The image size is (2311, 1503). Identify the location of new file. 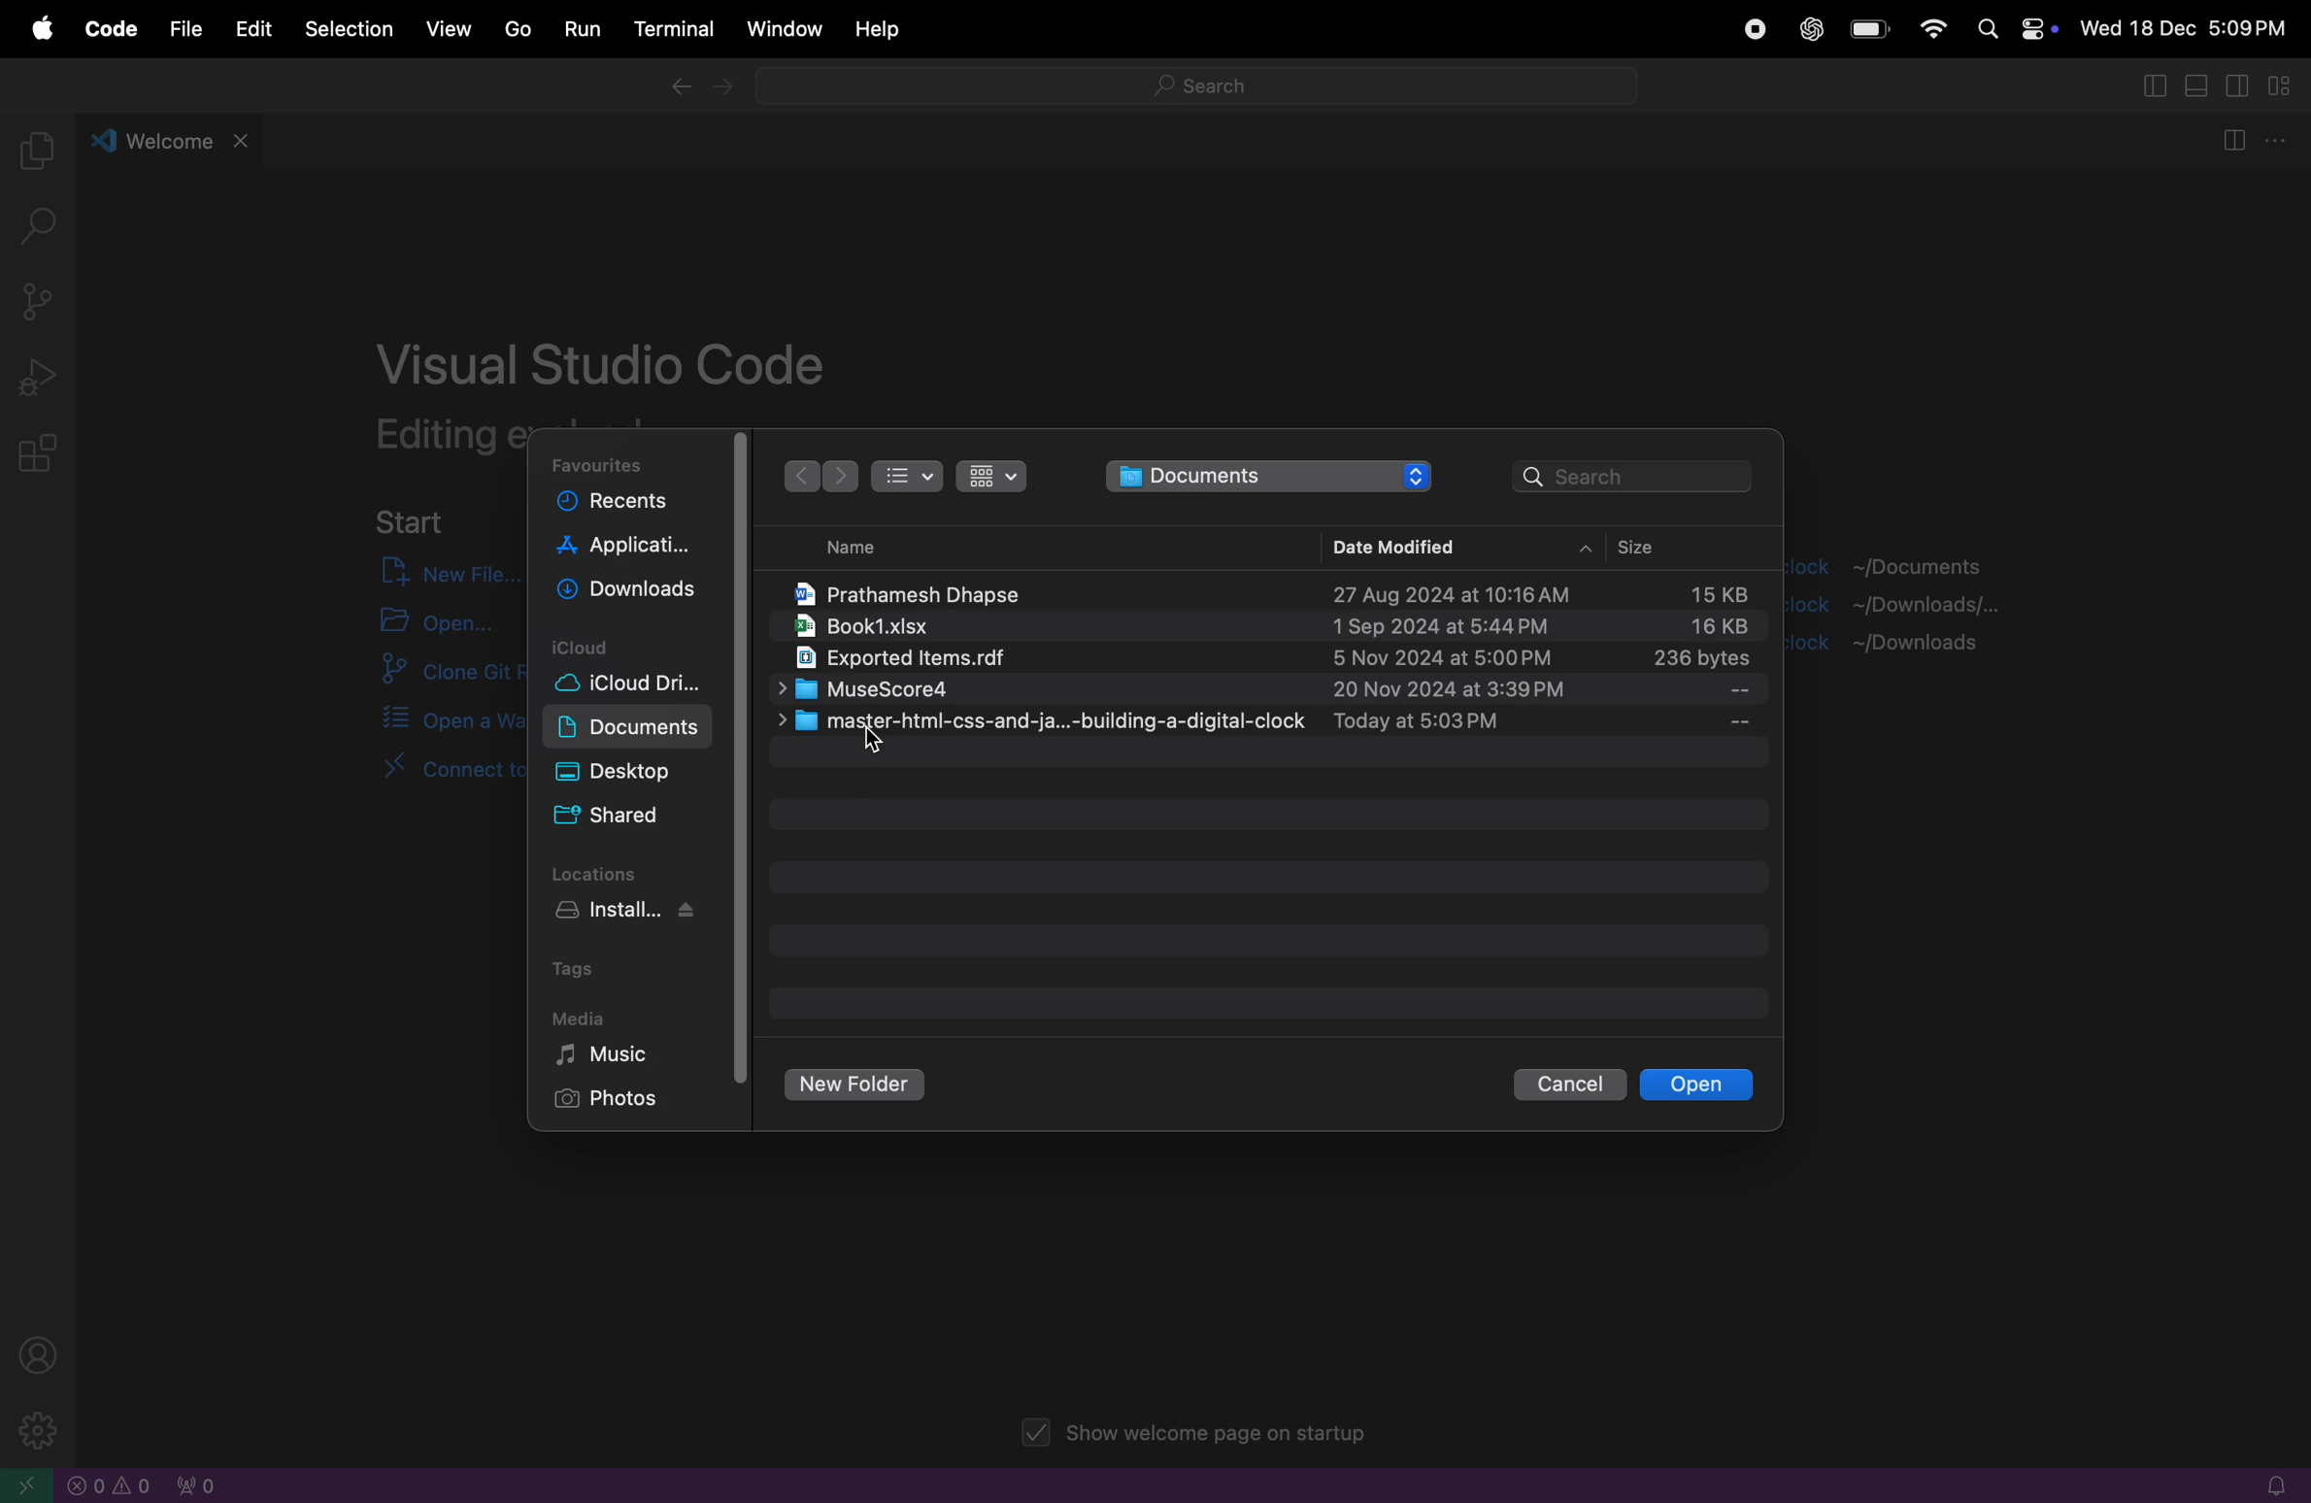
(434, 572).